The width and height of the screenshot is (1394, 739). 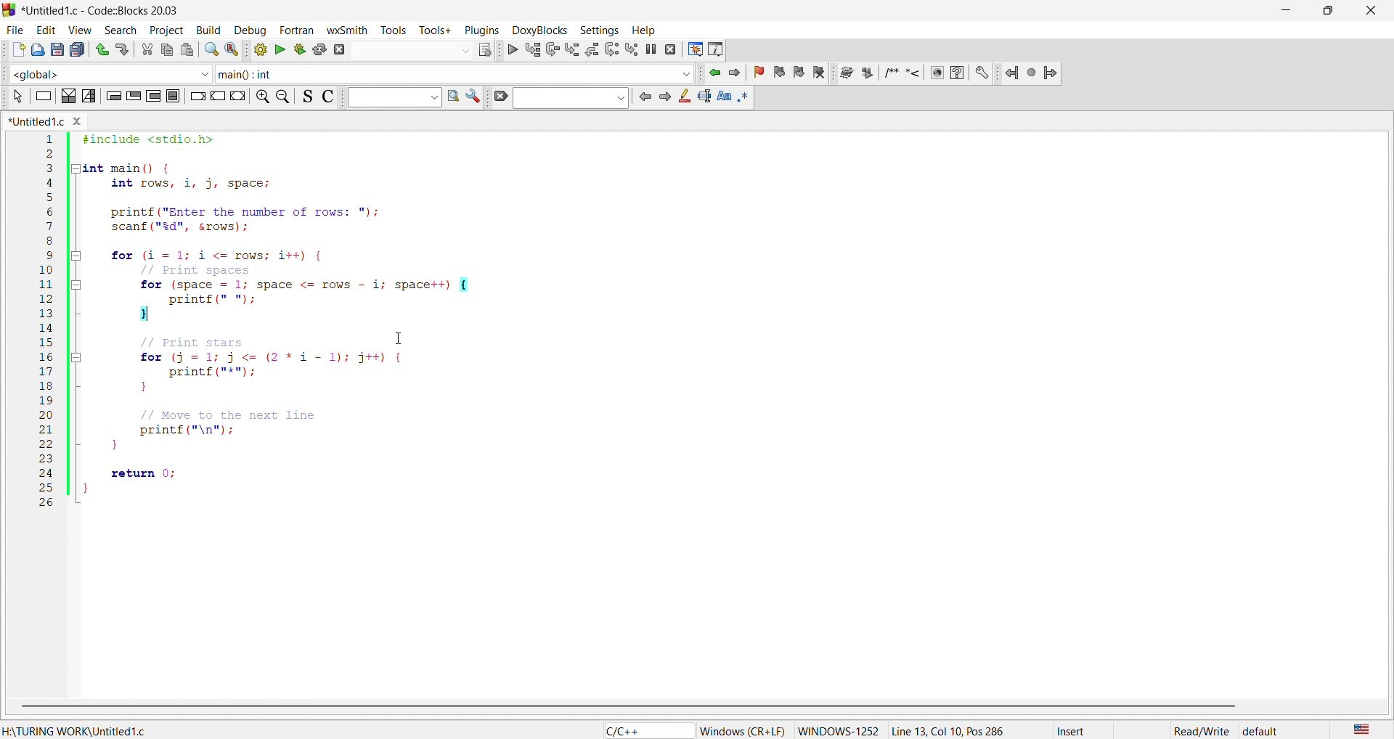 What do you see at coordinates (1033, 74) in the screenshot?
I see `last jump` at bounding box center [1033, 74].